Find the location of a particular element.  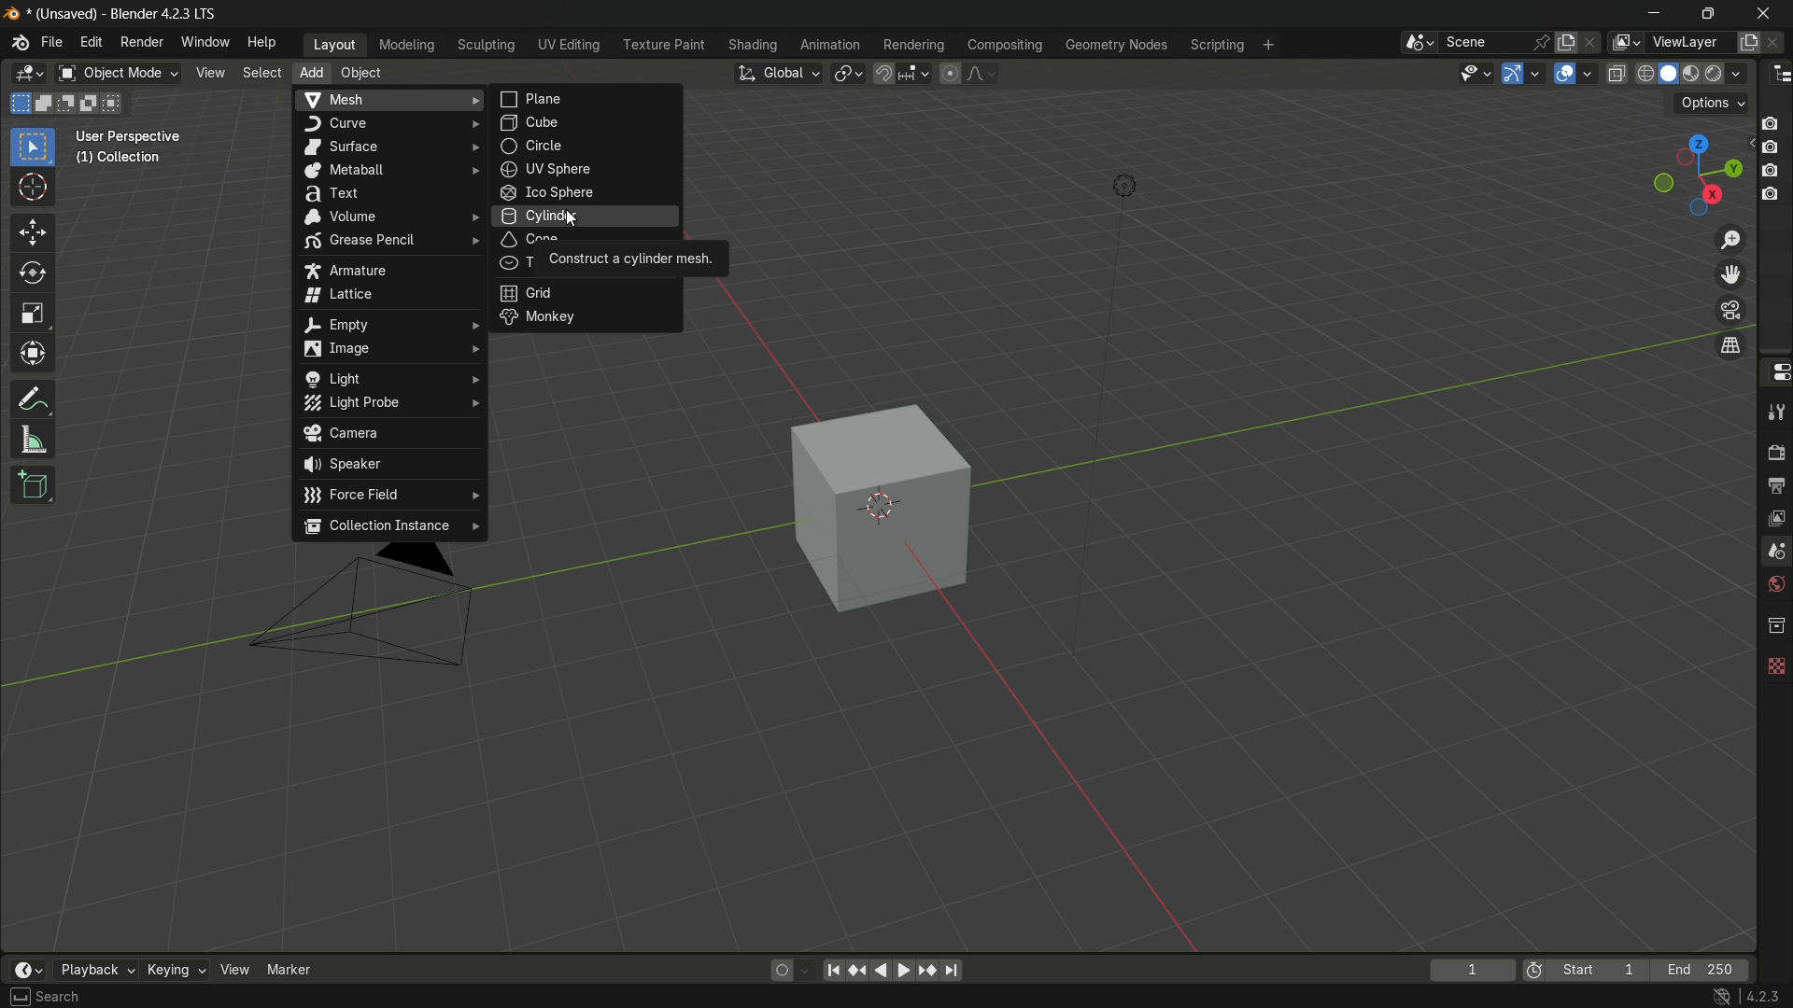

cursor is located at coordinates (570, 217).